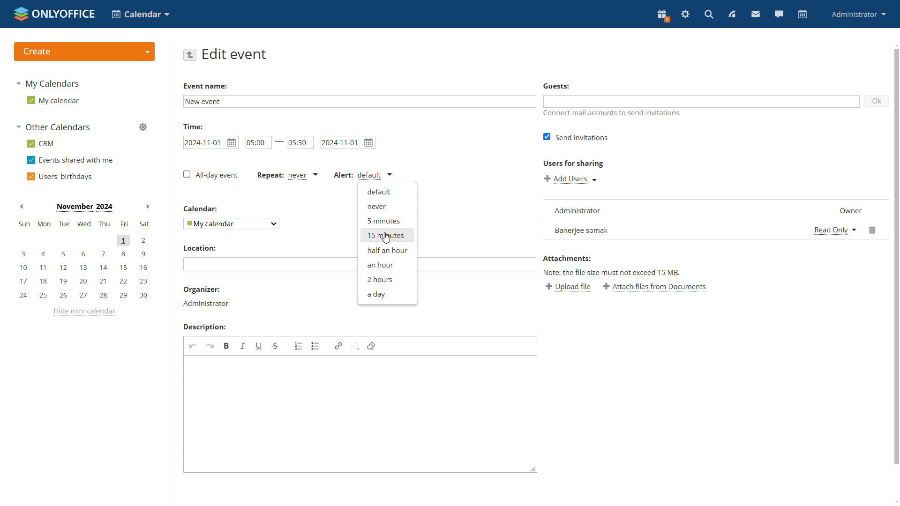  Describe the element at coordinates (258, 142) in the screenshot. I see `start time` at that location.